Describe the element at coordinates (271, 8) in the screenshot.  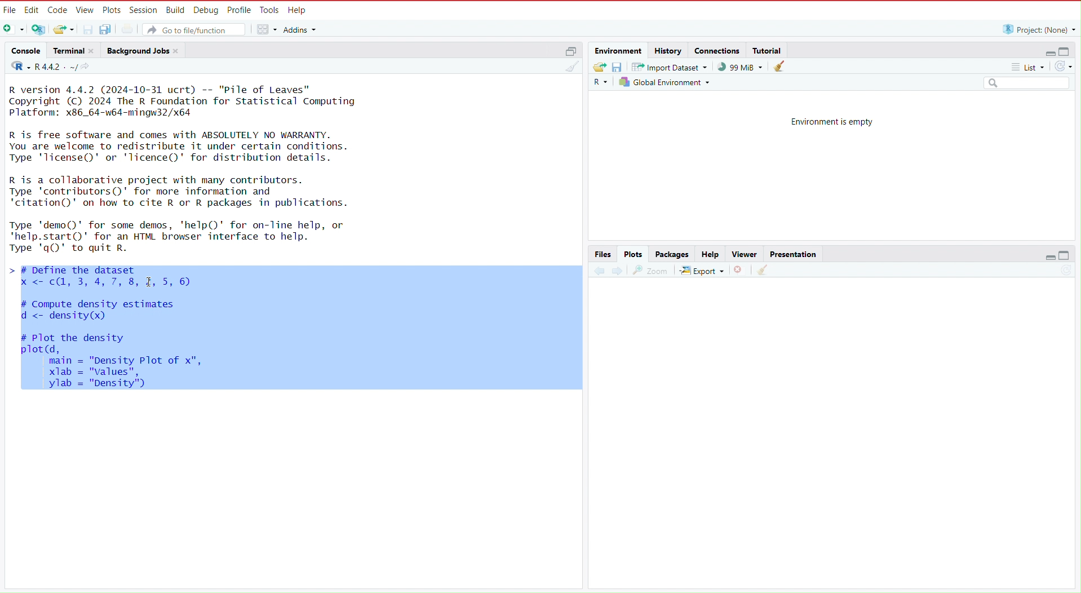
I see `tools` at that location.